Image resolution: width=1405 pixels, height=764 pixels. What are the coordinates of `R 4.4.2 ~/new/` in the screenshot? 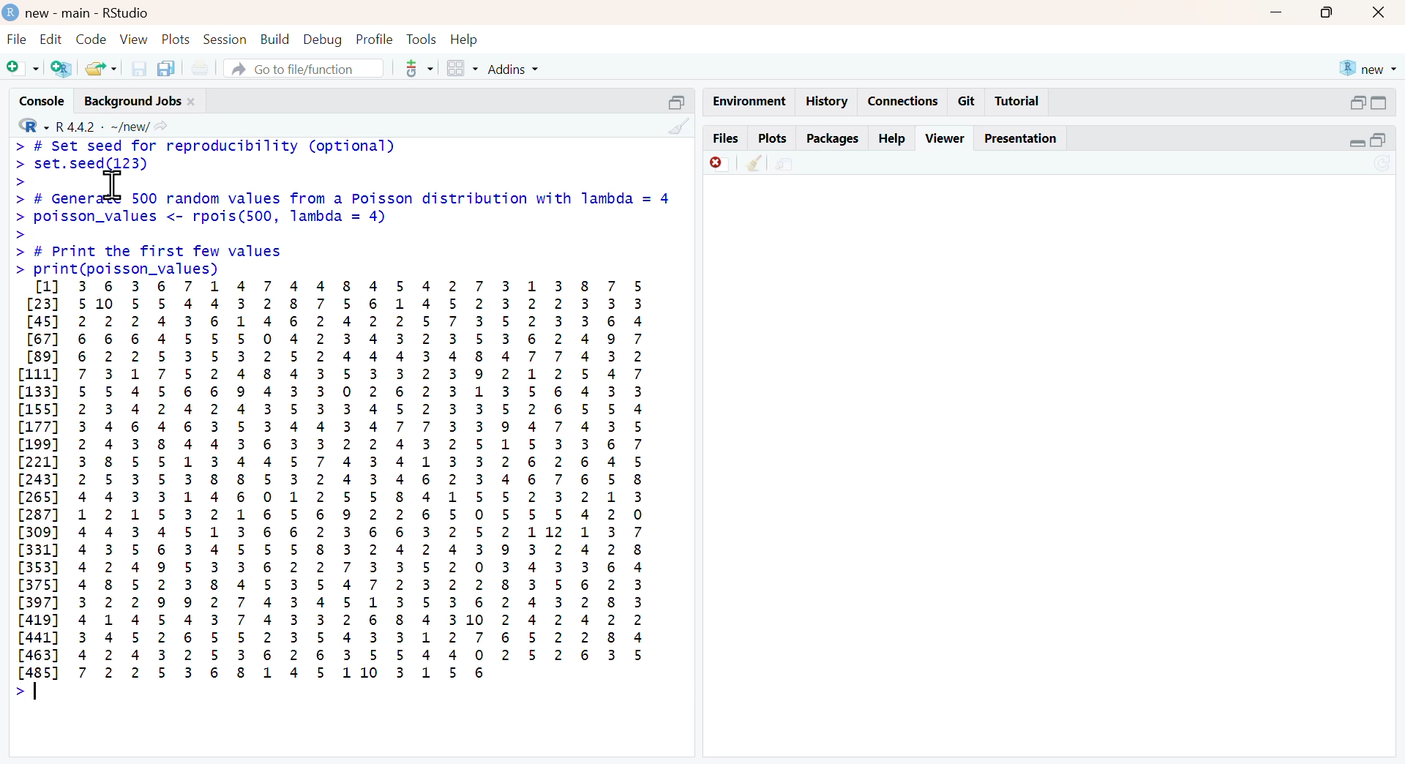 It's located at (104, 127).